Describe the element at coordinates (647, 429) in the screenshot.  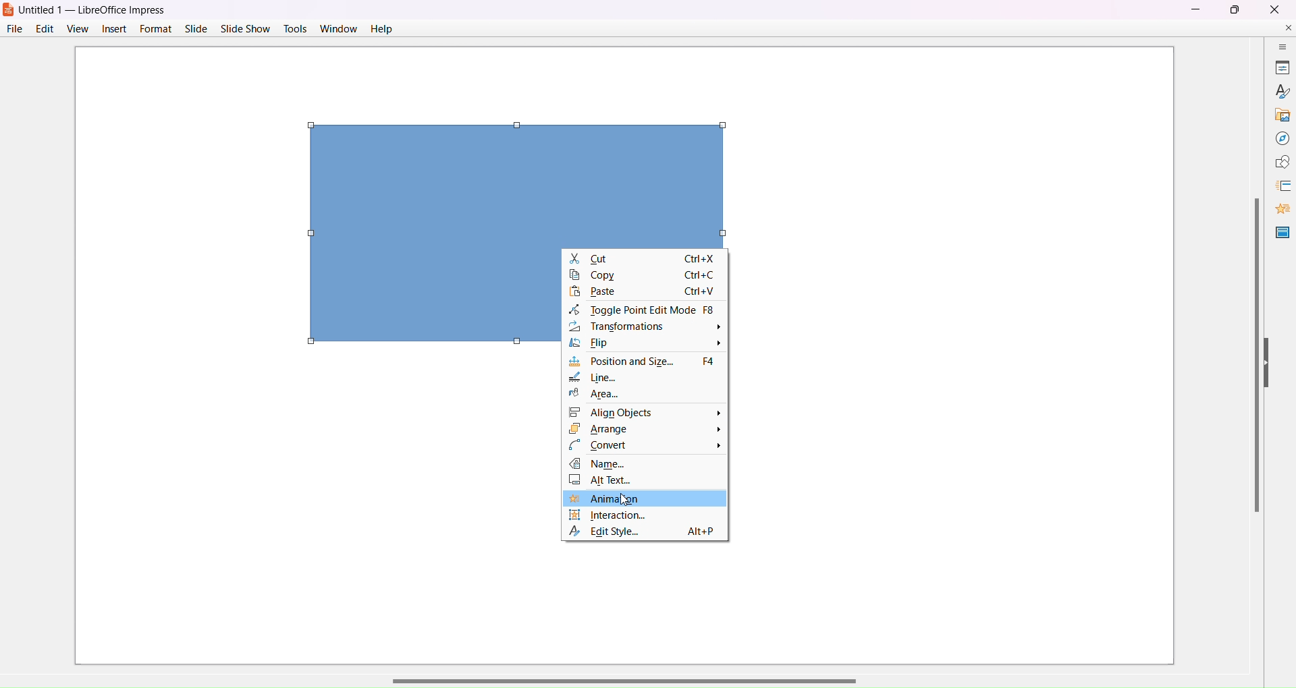
I see `Arrange` at that location.